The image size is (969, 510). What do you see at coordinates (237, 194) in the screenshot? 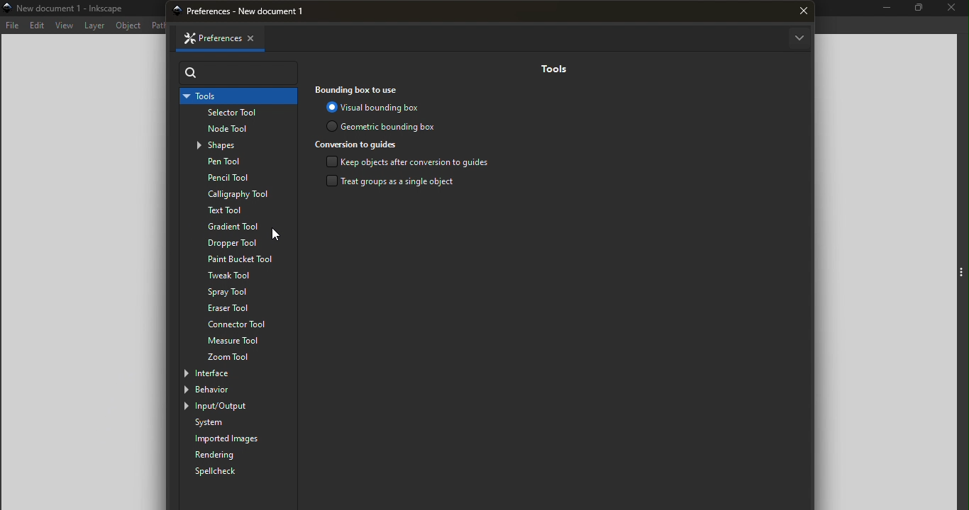
I see `Calligraphy tool` at bounding box center [237, 194].